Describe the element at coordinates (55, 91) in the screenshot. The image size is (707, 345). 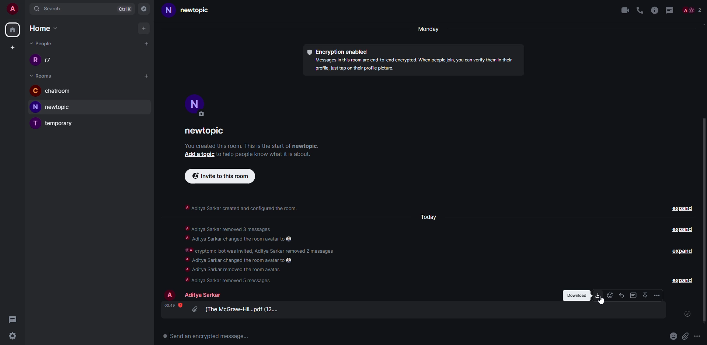
I see `room` at that location.